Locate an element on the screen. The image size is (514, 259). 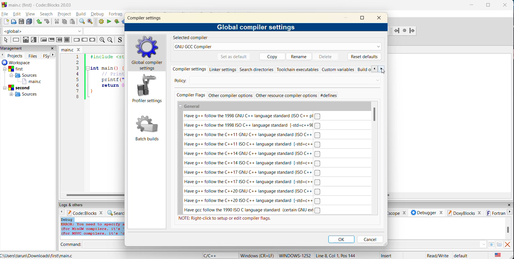
global compiler settings is located at coordinates (148, 54).